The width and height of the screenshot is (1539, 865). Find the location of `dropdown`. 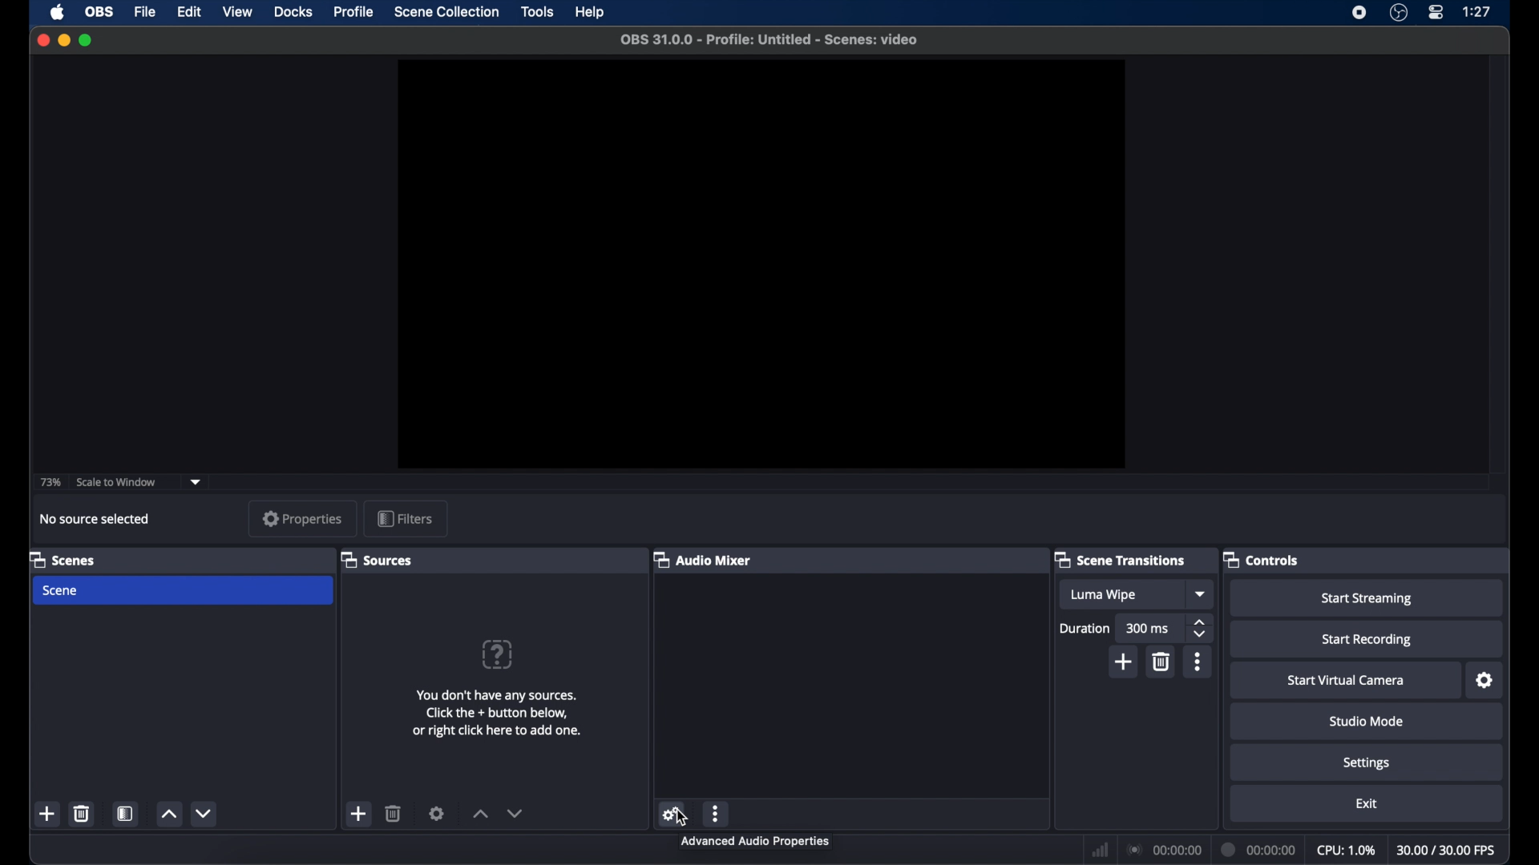

dropdown is located at coordinates (1202, 593).